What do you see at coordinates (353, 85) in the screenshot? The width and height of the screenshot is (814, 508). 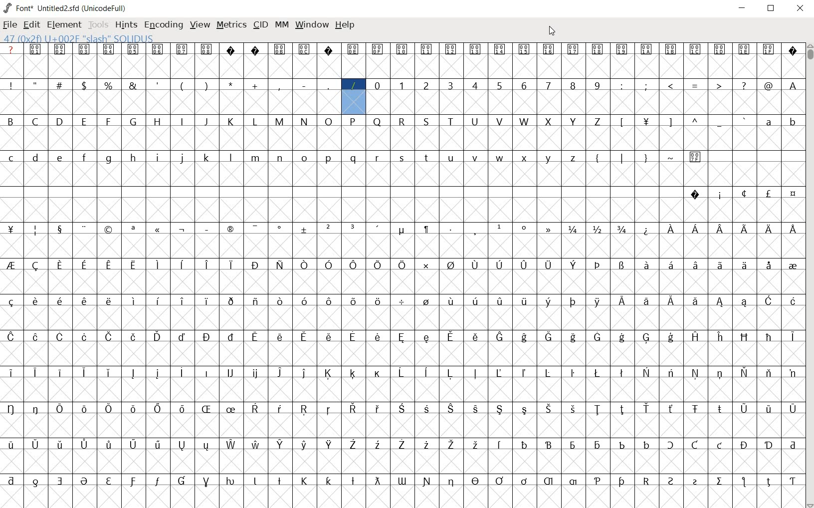 I see `glyph` at bounding box center [353, 85].